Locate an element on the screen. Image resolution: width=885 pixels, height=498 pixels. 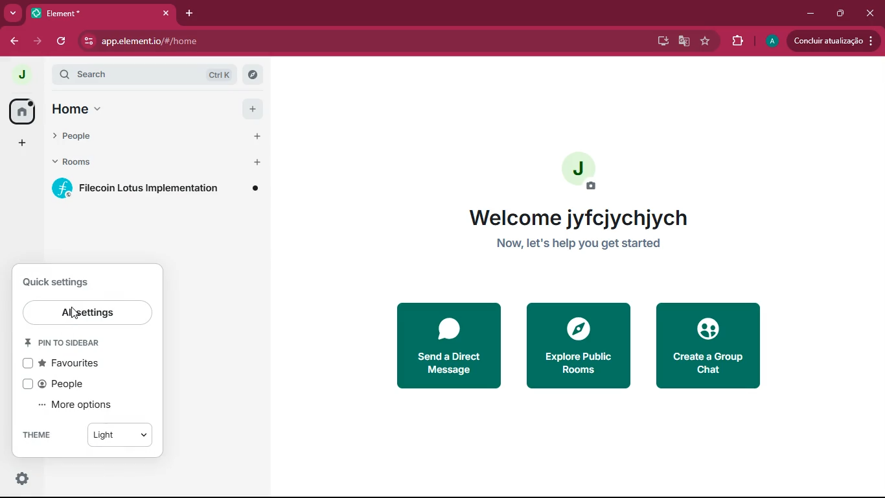
rooms is located at coordinates (119, 161).